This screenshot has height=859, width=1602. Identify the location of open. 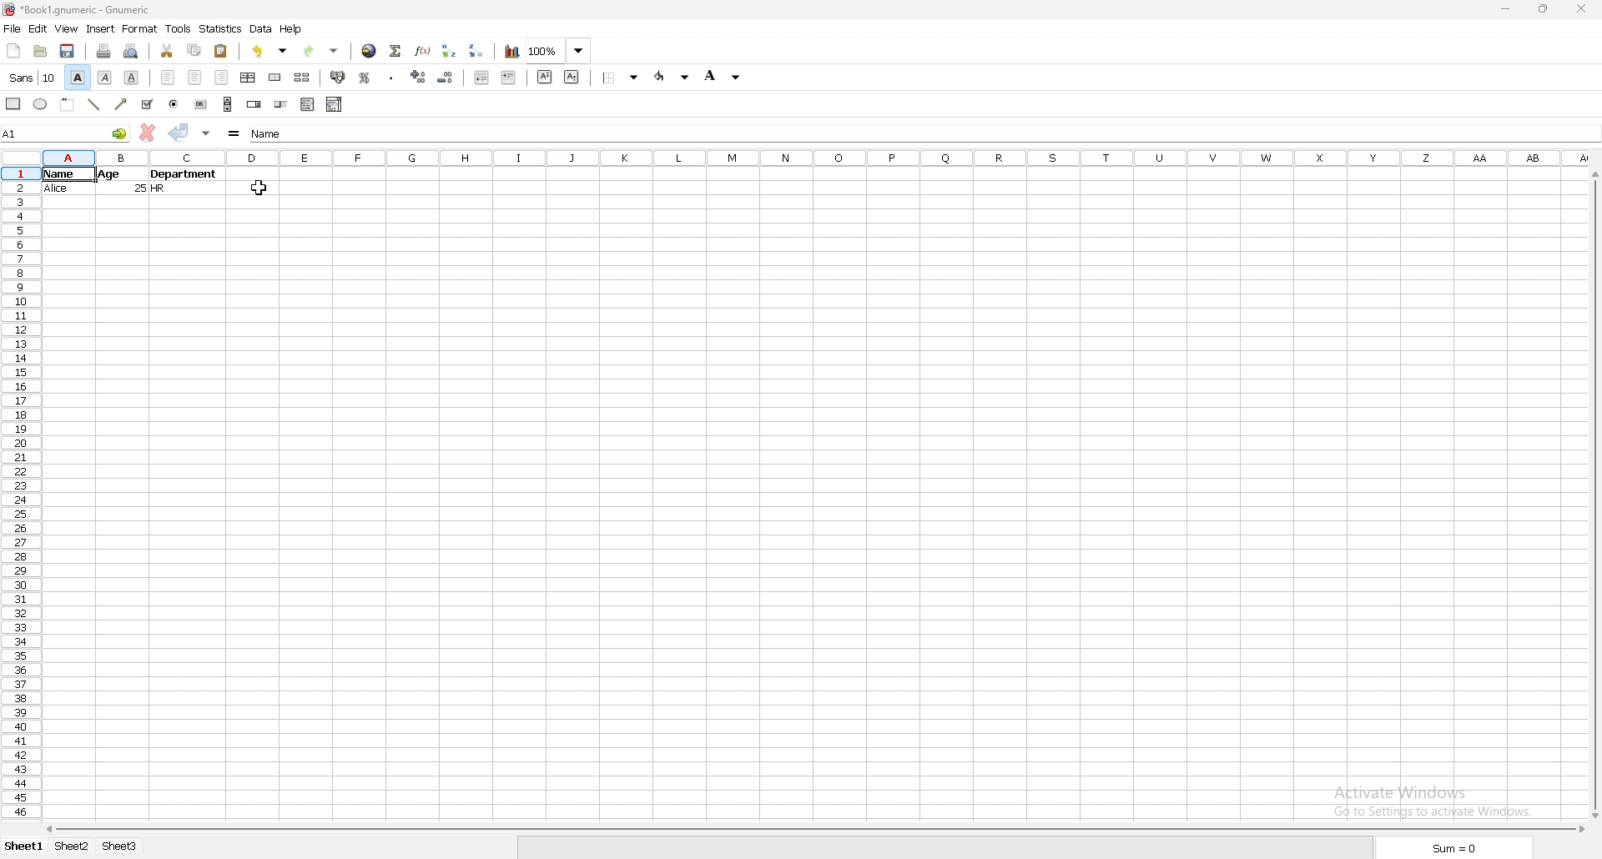
(41, 52).